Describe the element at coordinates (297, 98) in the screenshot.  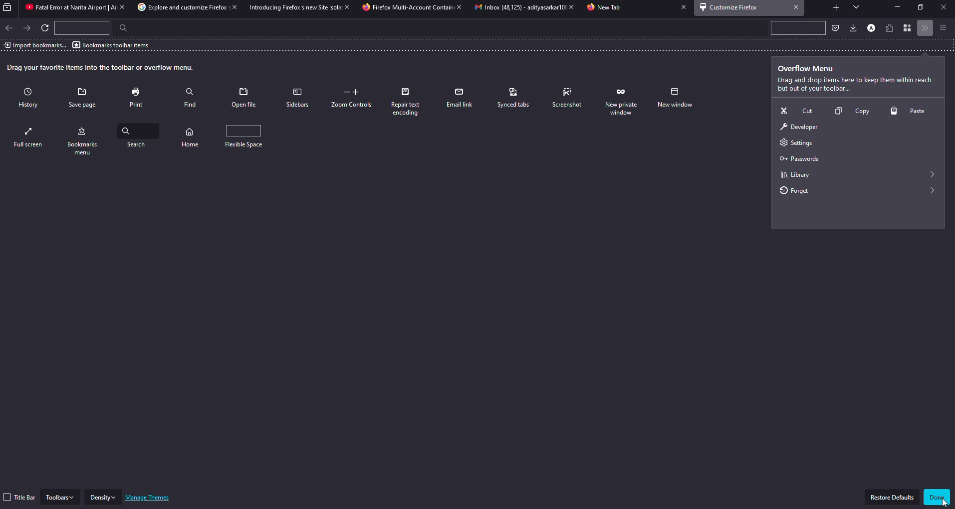
I see `sidebars` at that location.